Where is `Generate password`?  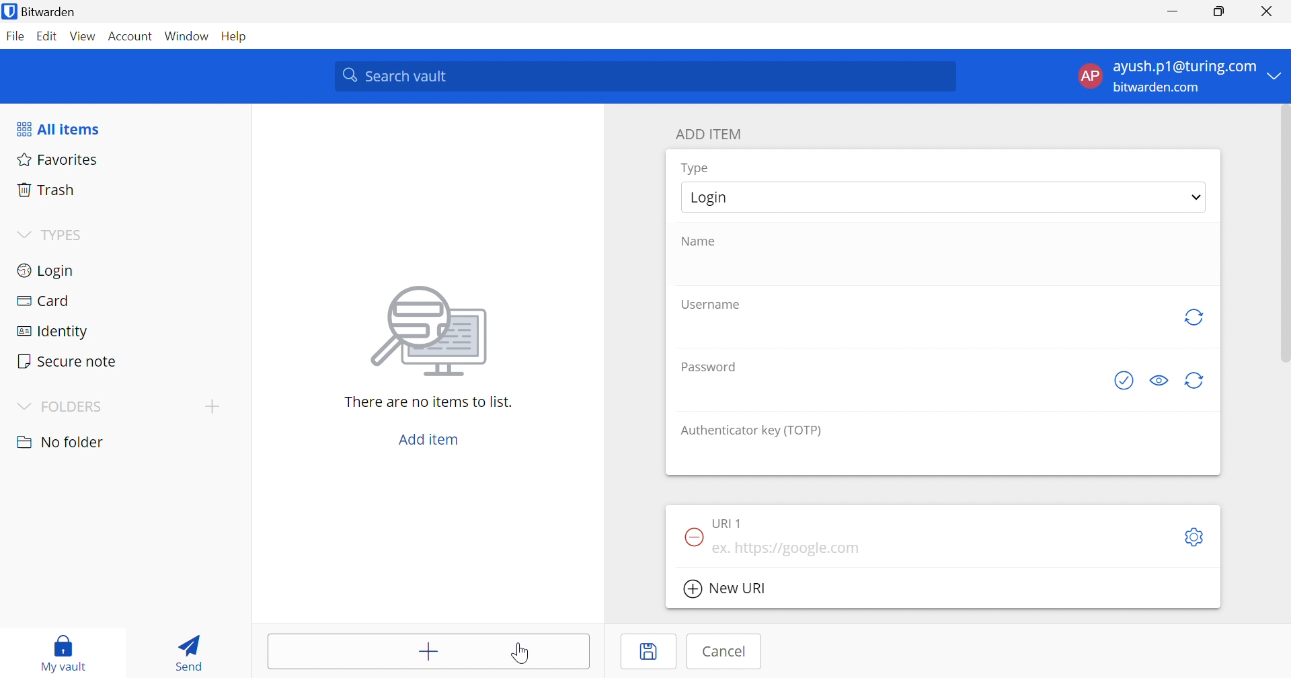
Generate password is located at coordinates (1196, 380).